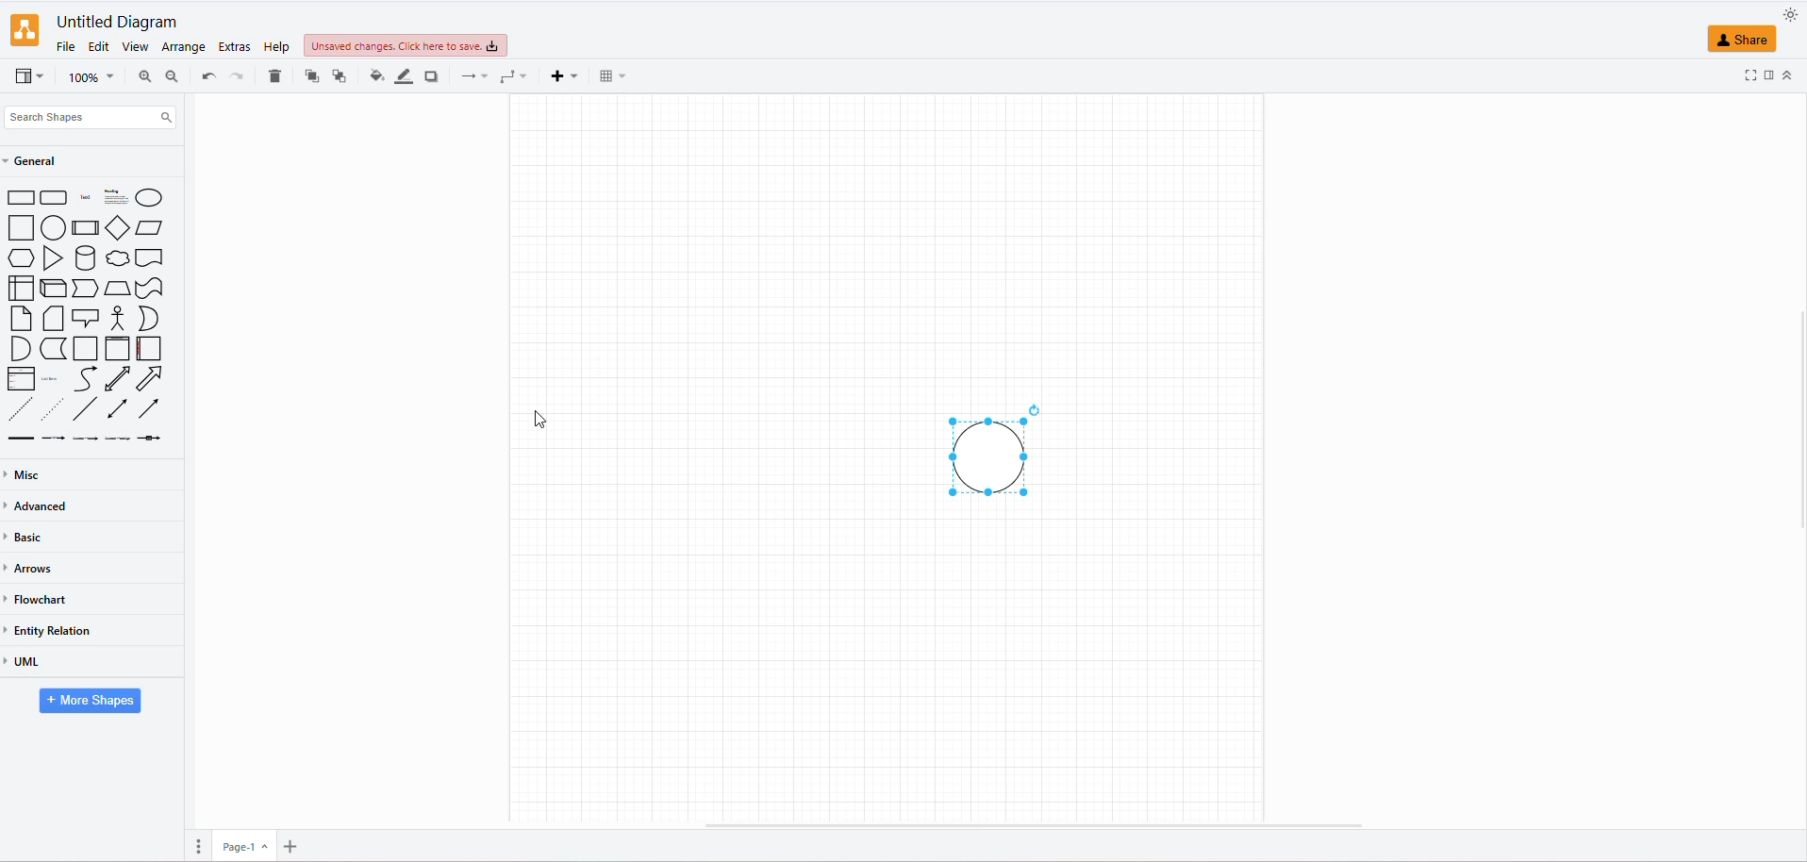 The height and width of the screenshot is (862, 1807). Describe the element at coordinates (19, 320) in the screenshot. I see `NOTE` at that location.